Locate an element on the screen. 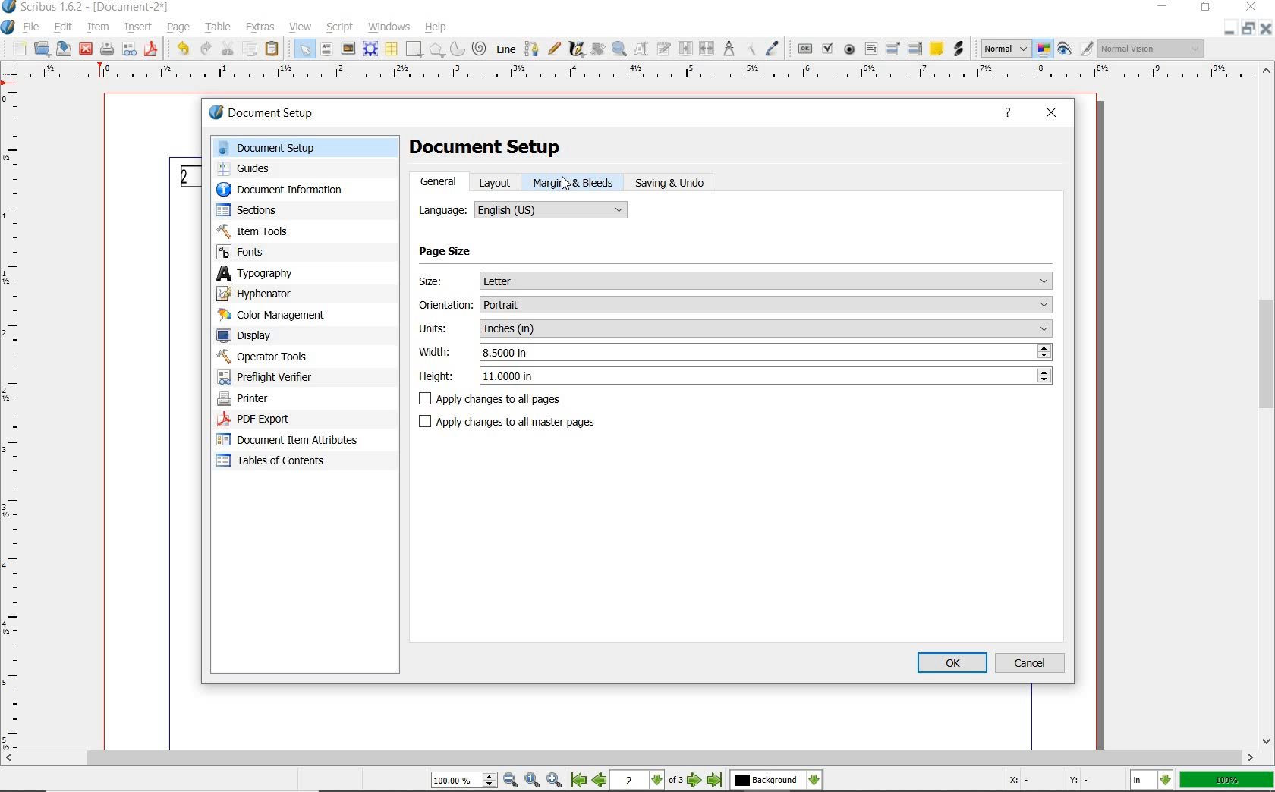 This screenshot has height=792, width=1275. Curspr Coordinates is located at coordinates (1050, 781).